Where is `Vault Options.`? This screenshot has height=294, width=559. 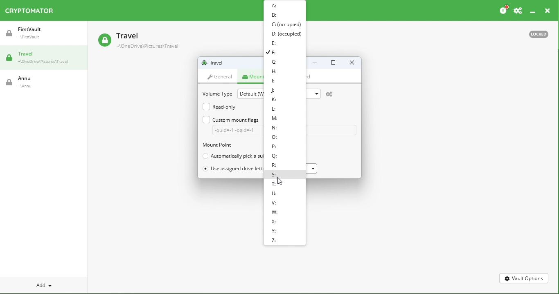
Vault Options. is located at coordinates (524, 278).